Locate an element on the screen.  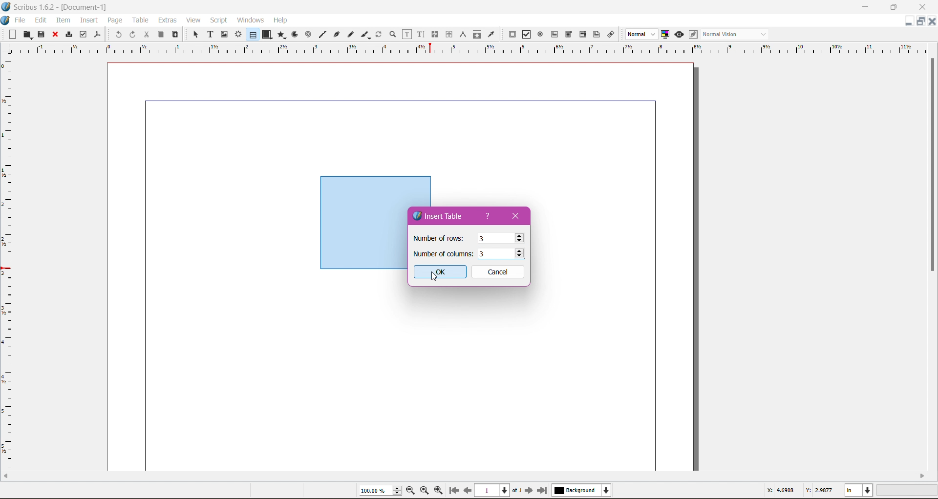
Help is located at coordinates (280, 21).